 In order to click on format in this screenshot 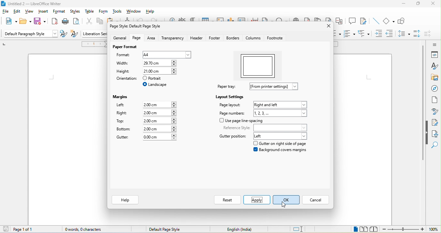, I will do `click(124, 55)`.